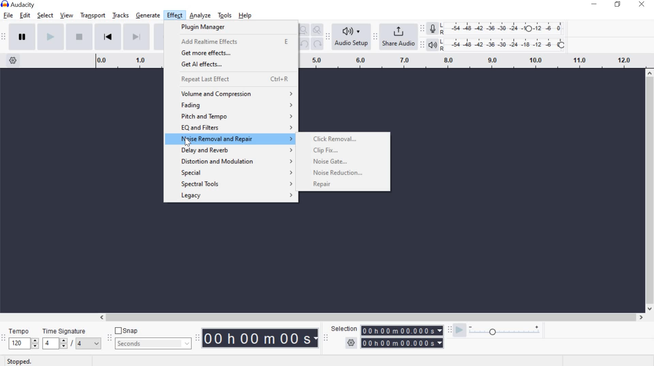 This screenshot has height=366, width=654. Describe the element at coordinates (451, 329) in the screenshot. I see `Play-at-speed toolbar` at that location.